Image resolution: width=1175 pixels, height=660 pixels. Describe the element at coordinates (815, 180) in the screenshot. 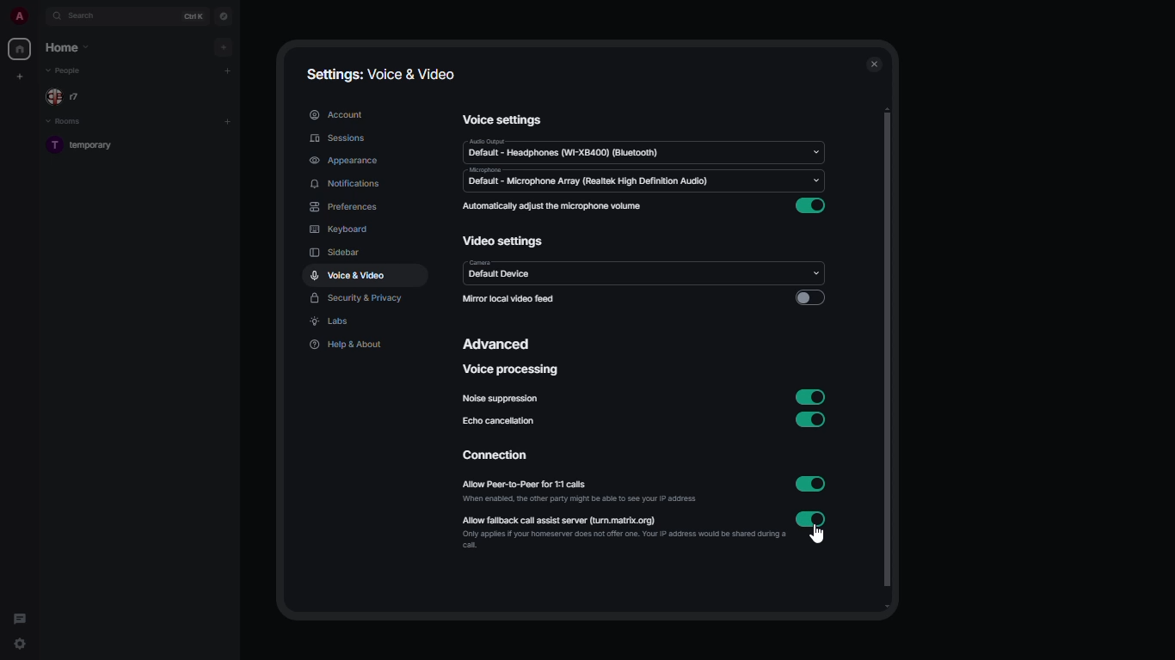

I see `drop down` at that location.